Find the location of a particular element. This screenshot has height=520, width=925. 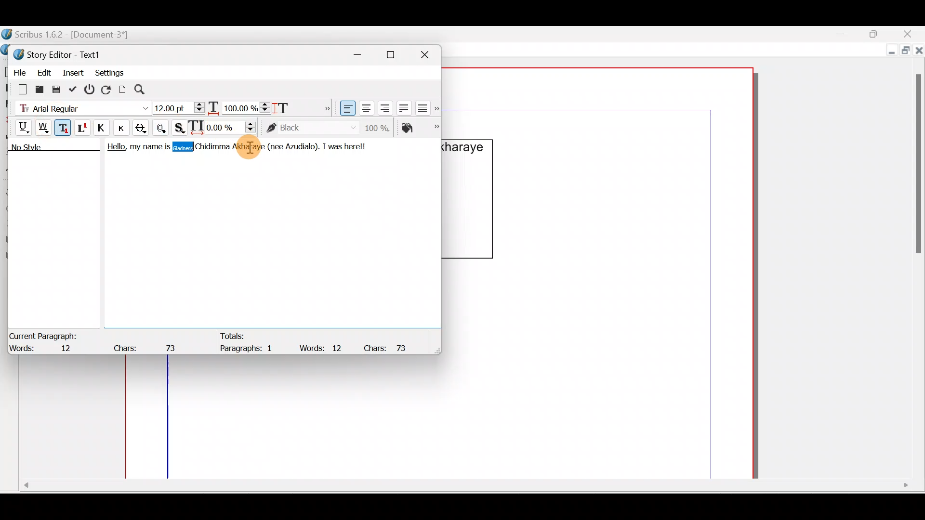

Underline words only is located at coordinates (44, 127).